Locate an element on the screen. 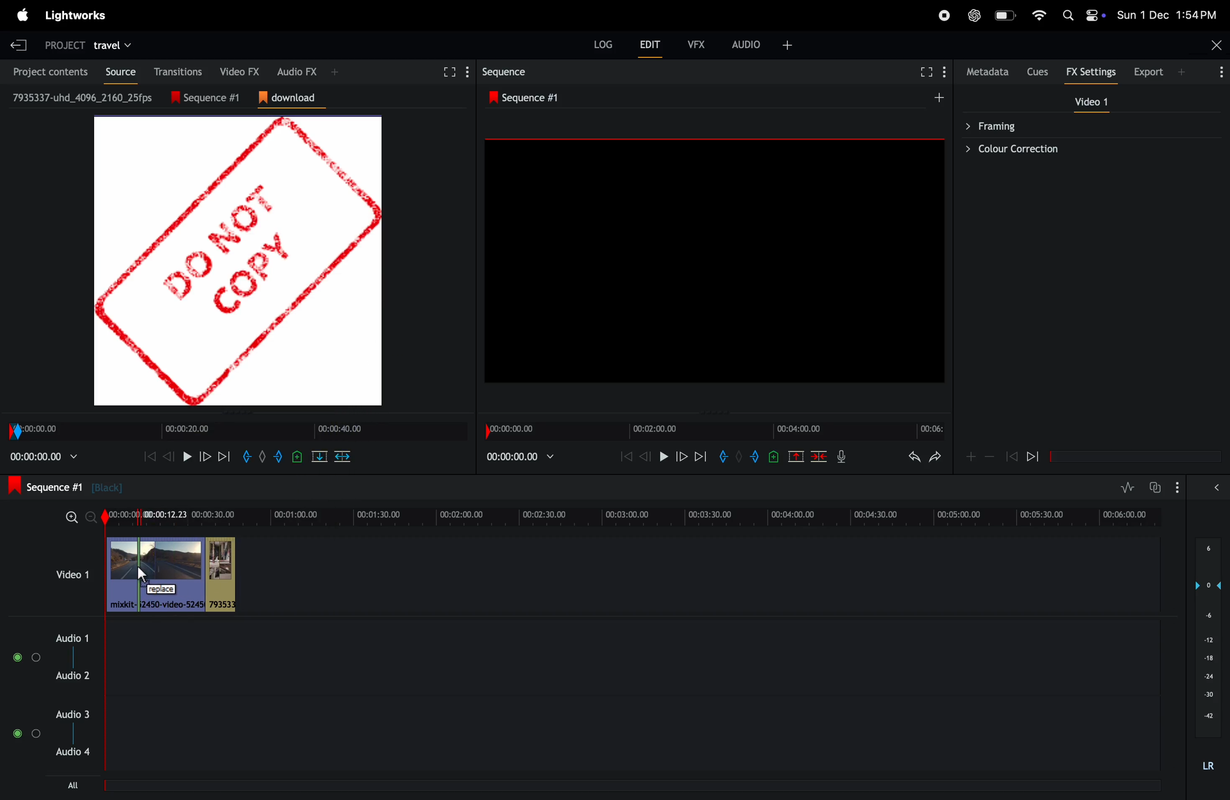 The image size is (1230, 800). Zoom in is located at coordinates (72, 517).